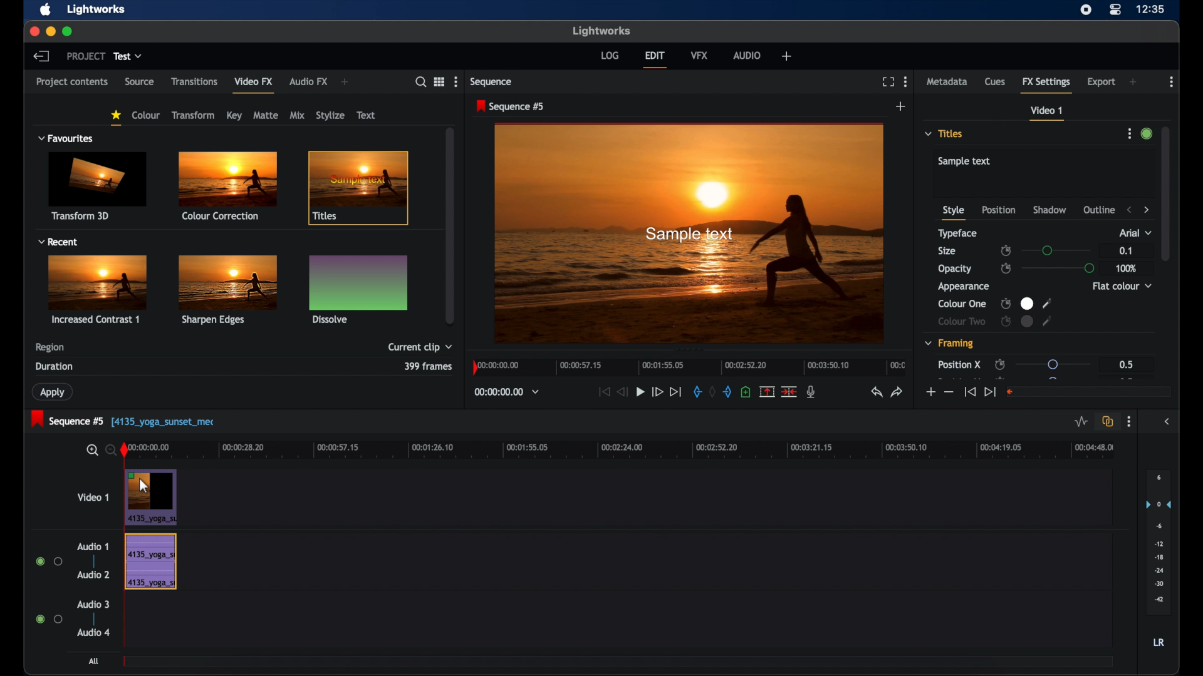 This screenshot has width=1203, height=676. What do you see at coordinates (1152, 10) in the screenshot?
I see `time` at bounding box center [1152, 10].